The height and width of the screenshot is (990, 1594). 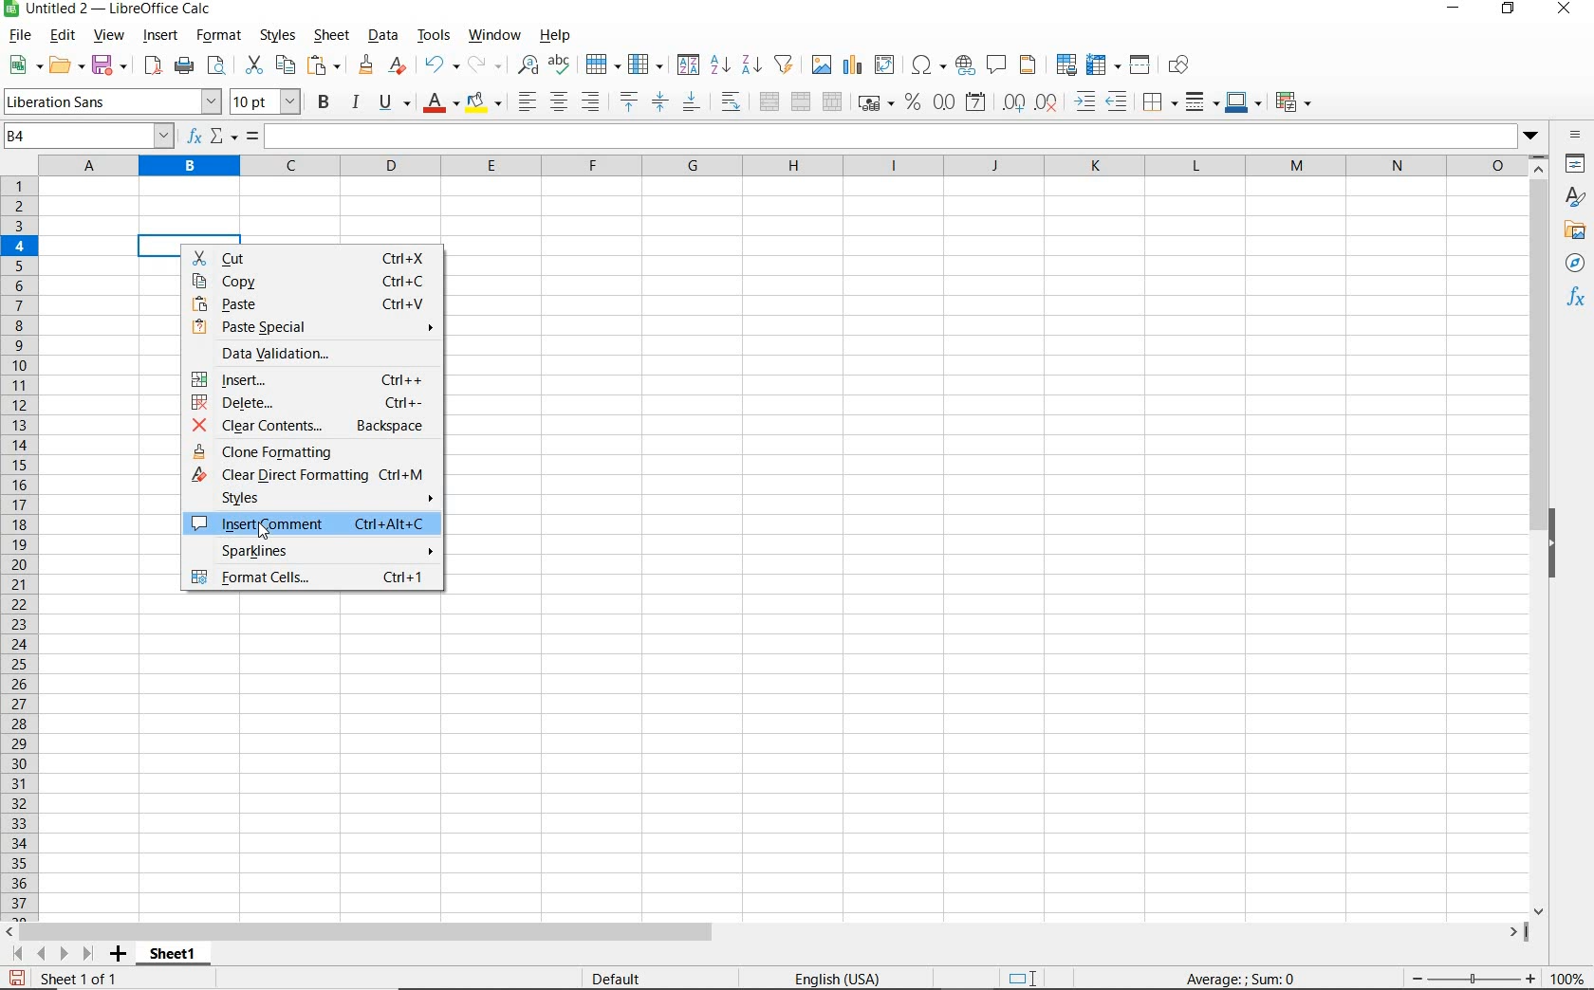 I want to click on open, so click(x=65, y=64).